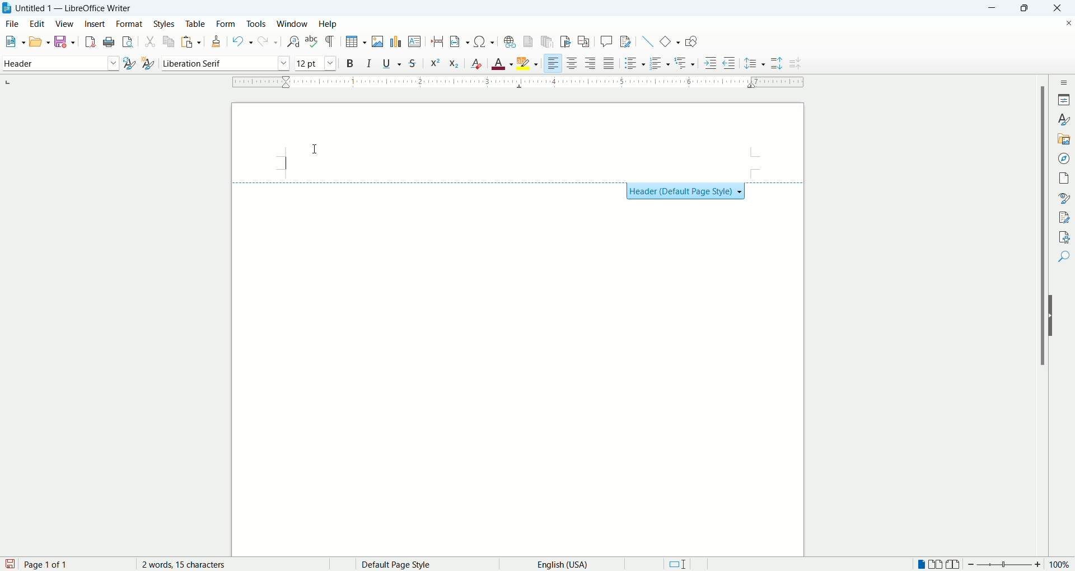 The image size is (1075, 571). I want to click on file, so click(13, 24).